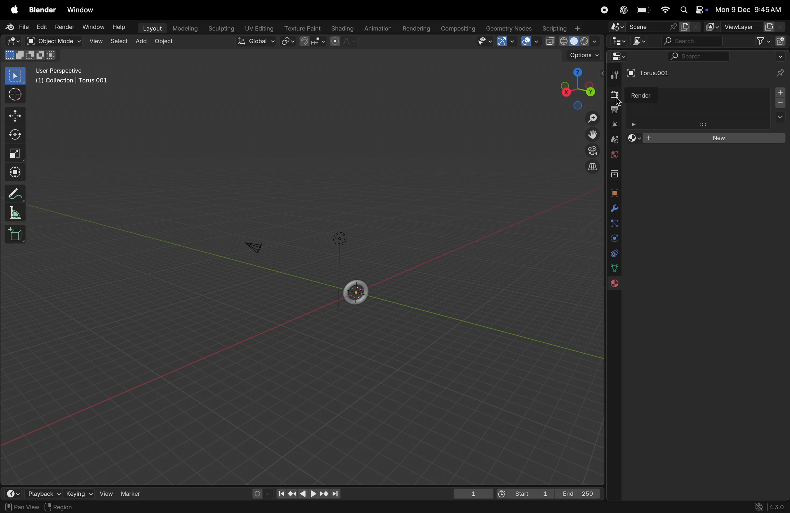  What do you see at coordinates (614, 269) in the screenshot?
I see `data` at bounding box center [614, 269].